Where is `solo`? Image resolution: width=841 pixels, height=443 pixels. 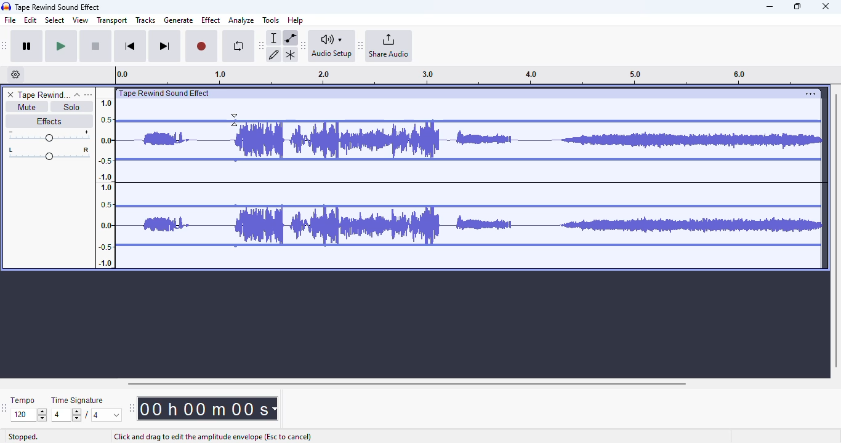 solo is located at coordinates (72, 106).